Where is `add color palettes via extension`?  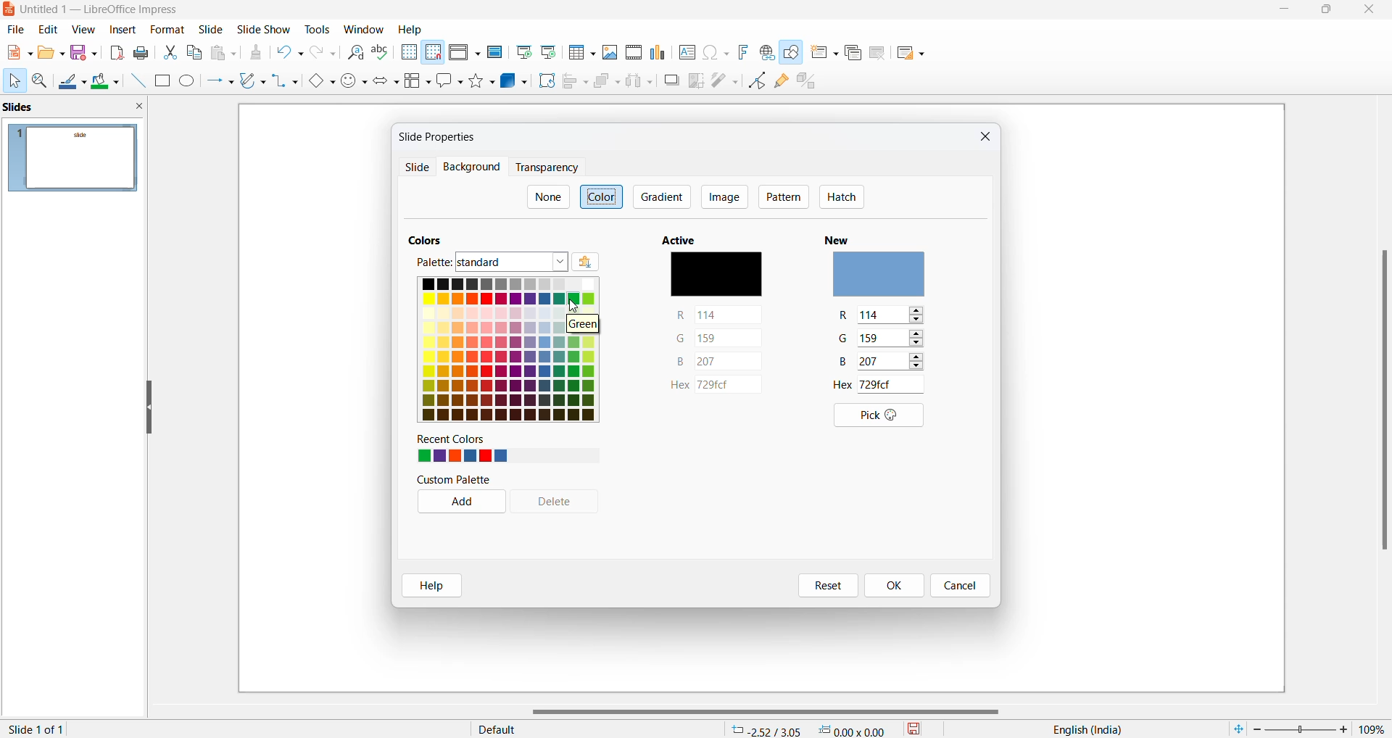
add color palettes via extension is located at coordinates (605, 262).